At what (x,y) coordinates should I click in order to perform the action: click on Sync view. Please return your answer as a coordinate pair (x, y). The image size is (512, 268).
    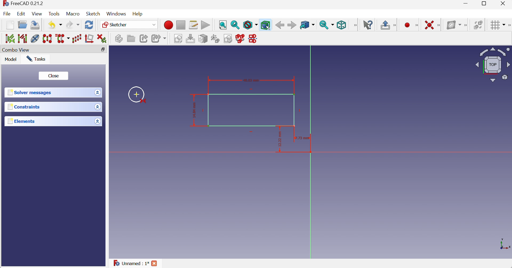
    Looking at the image, I should click on (327, 25).